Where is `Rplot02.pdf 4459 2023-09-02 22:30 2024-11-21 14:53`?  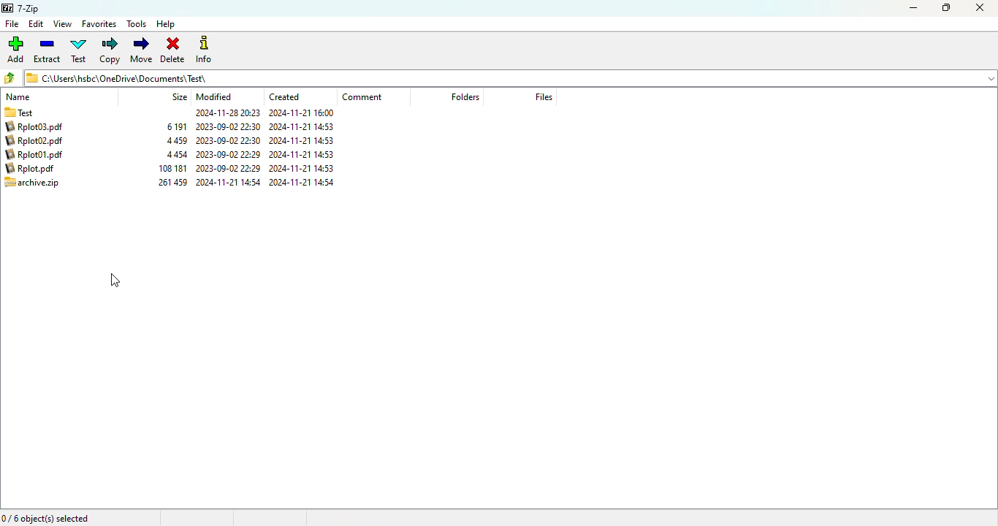
Rplot02.pdf 4459 2023-09-02 22:30 2024-11-21 14:53 is located at coordinates (39, 155).